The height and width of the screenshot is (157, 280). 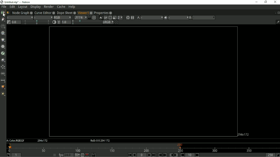 I want to click on Set playback in point at the current frame, so click(x=8, y=155).